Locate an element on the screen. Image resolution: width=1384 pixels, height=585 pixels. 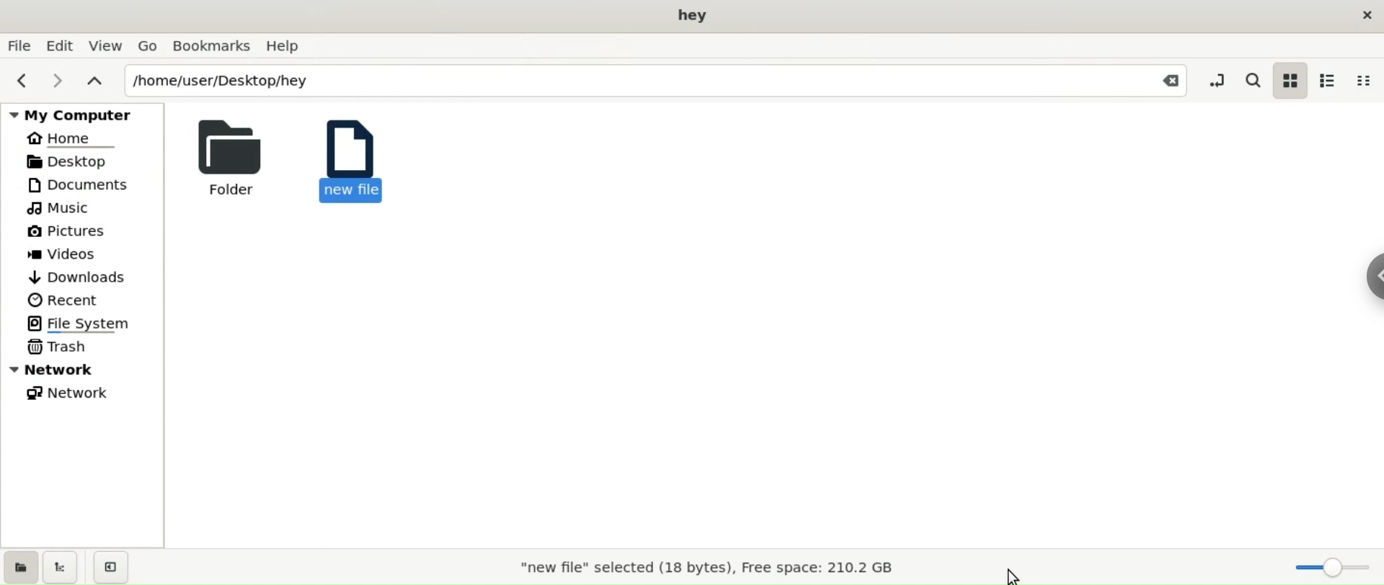
close is located at coordinates (1368, 19).